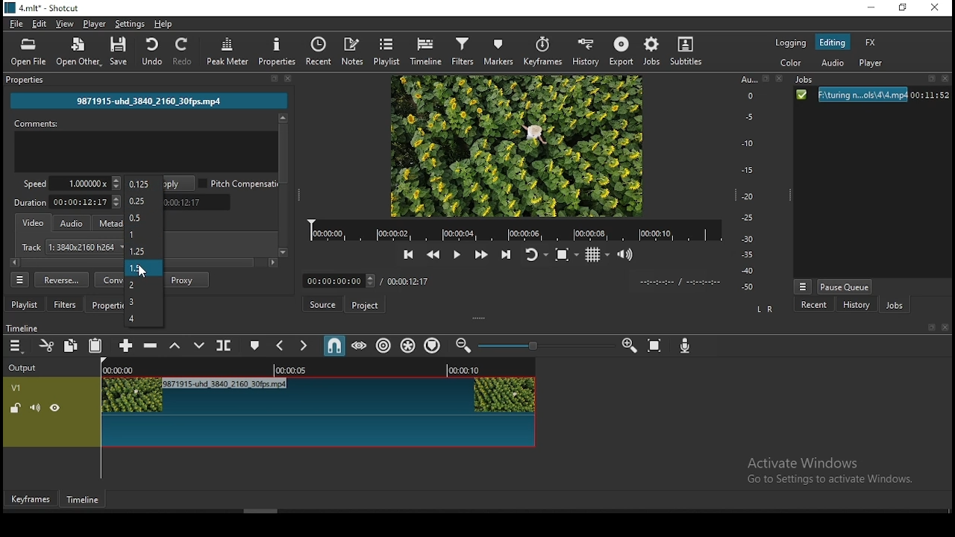 The image size is (955, 537). What do you see at coordinates (654, 345) in the screenshot?
I see `zoom timeline to fit` at bounding box center [654, 345].